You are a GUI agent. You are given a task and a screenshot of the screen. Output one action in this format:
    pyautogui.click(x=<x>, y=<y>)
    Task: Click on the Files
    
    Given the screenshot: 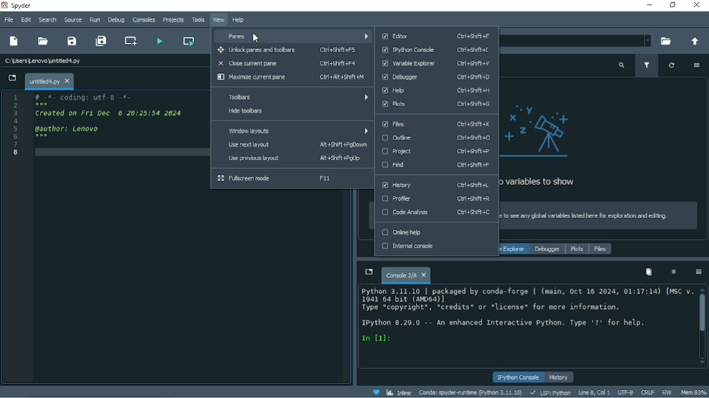 What is the action you would take?
    pyautogui.click(x=435, y=124)
    